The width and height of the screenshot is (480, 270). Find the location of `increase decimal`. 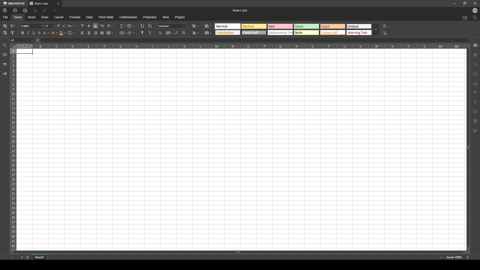

increase decimal is located at coordinates (183, 33).